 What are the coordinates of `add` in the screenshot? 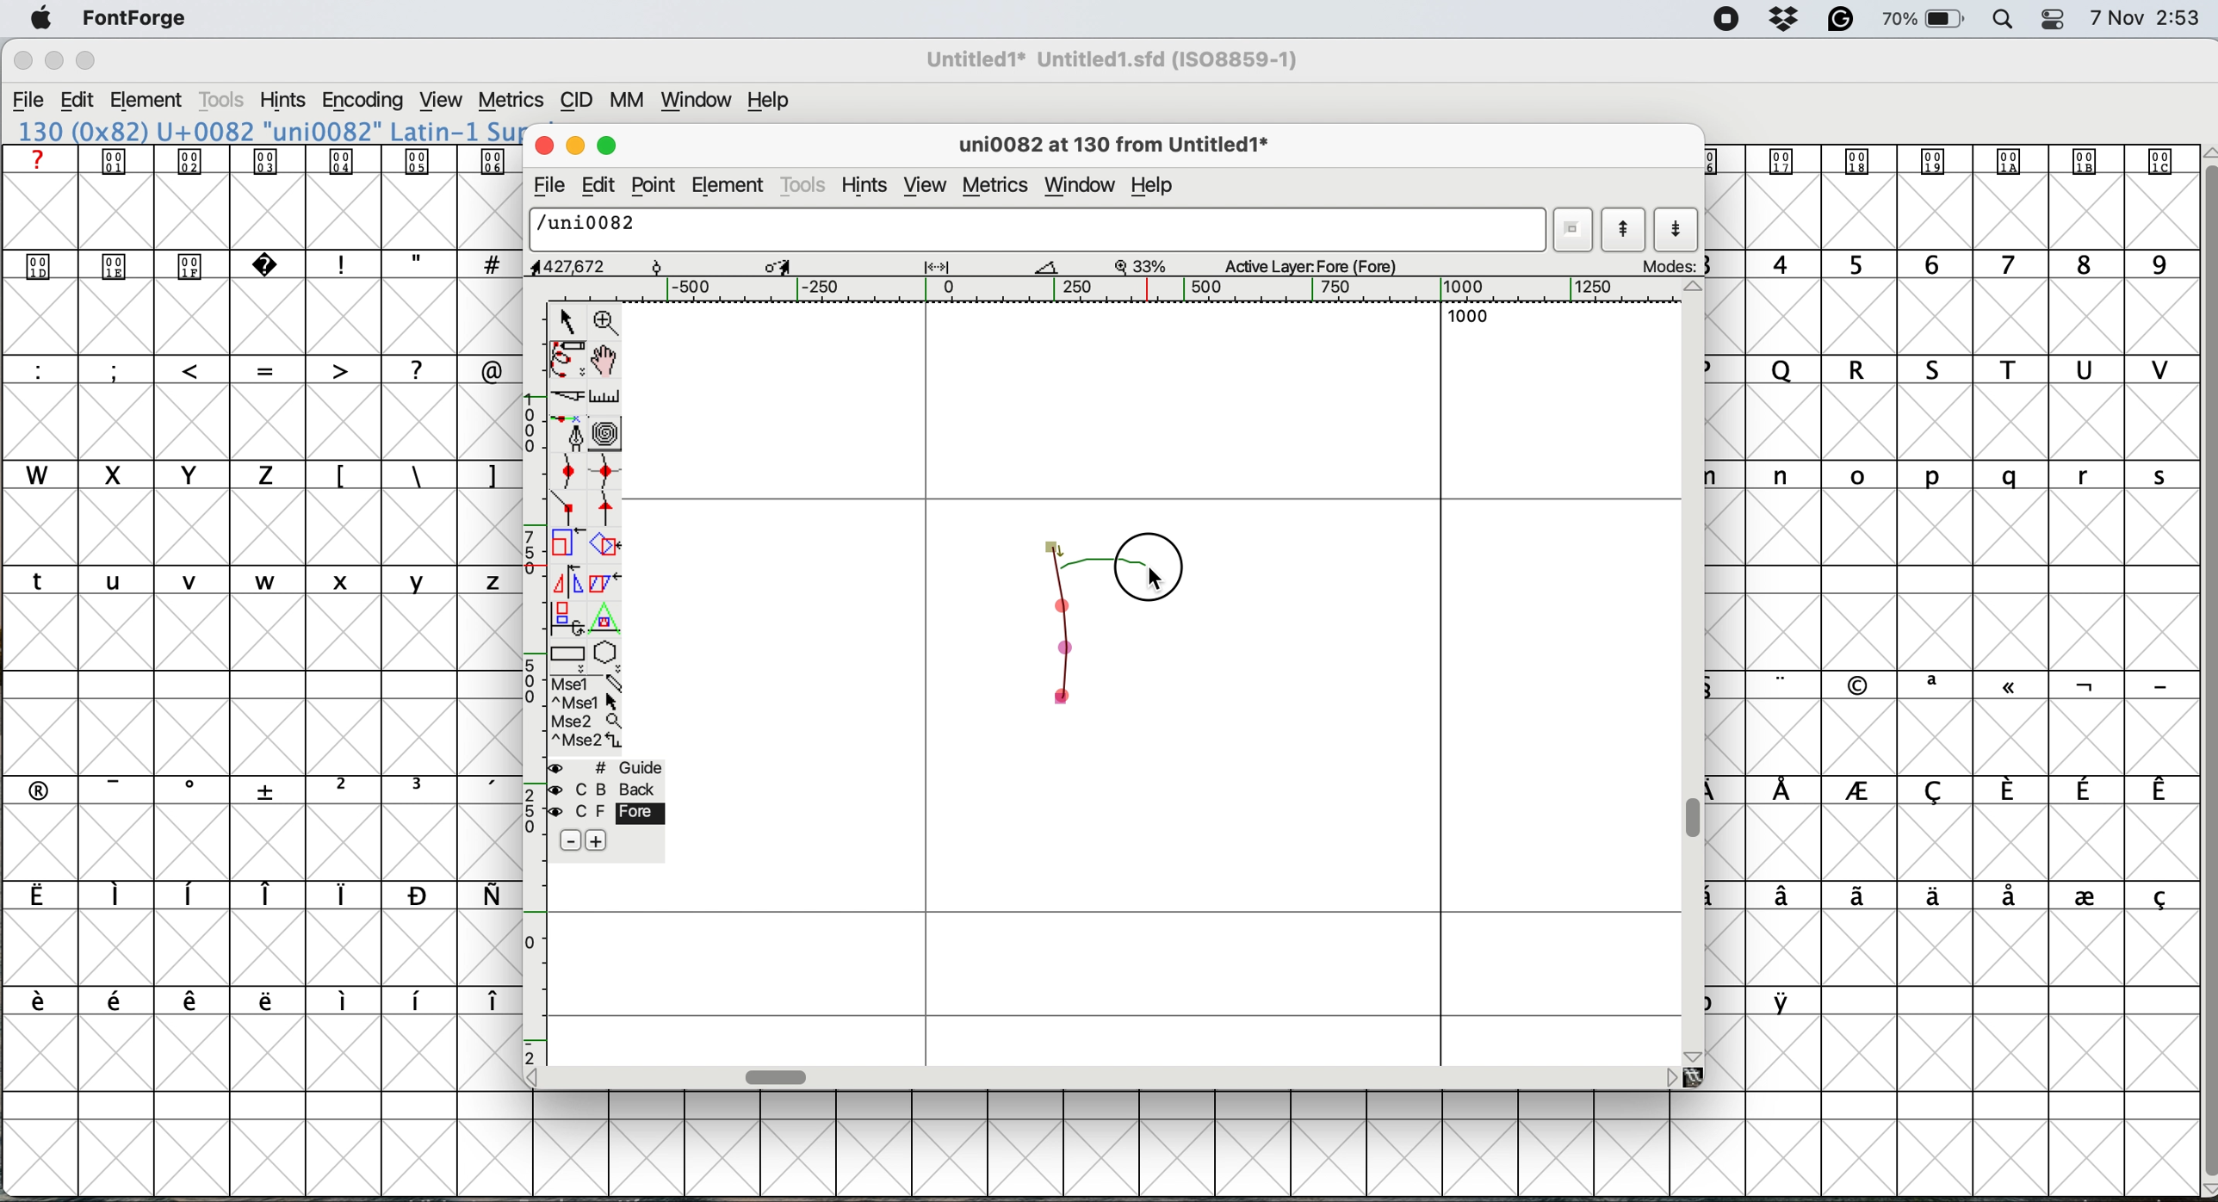 It's located at (597, 839).